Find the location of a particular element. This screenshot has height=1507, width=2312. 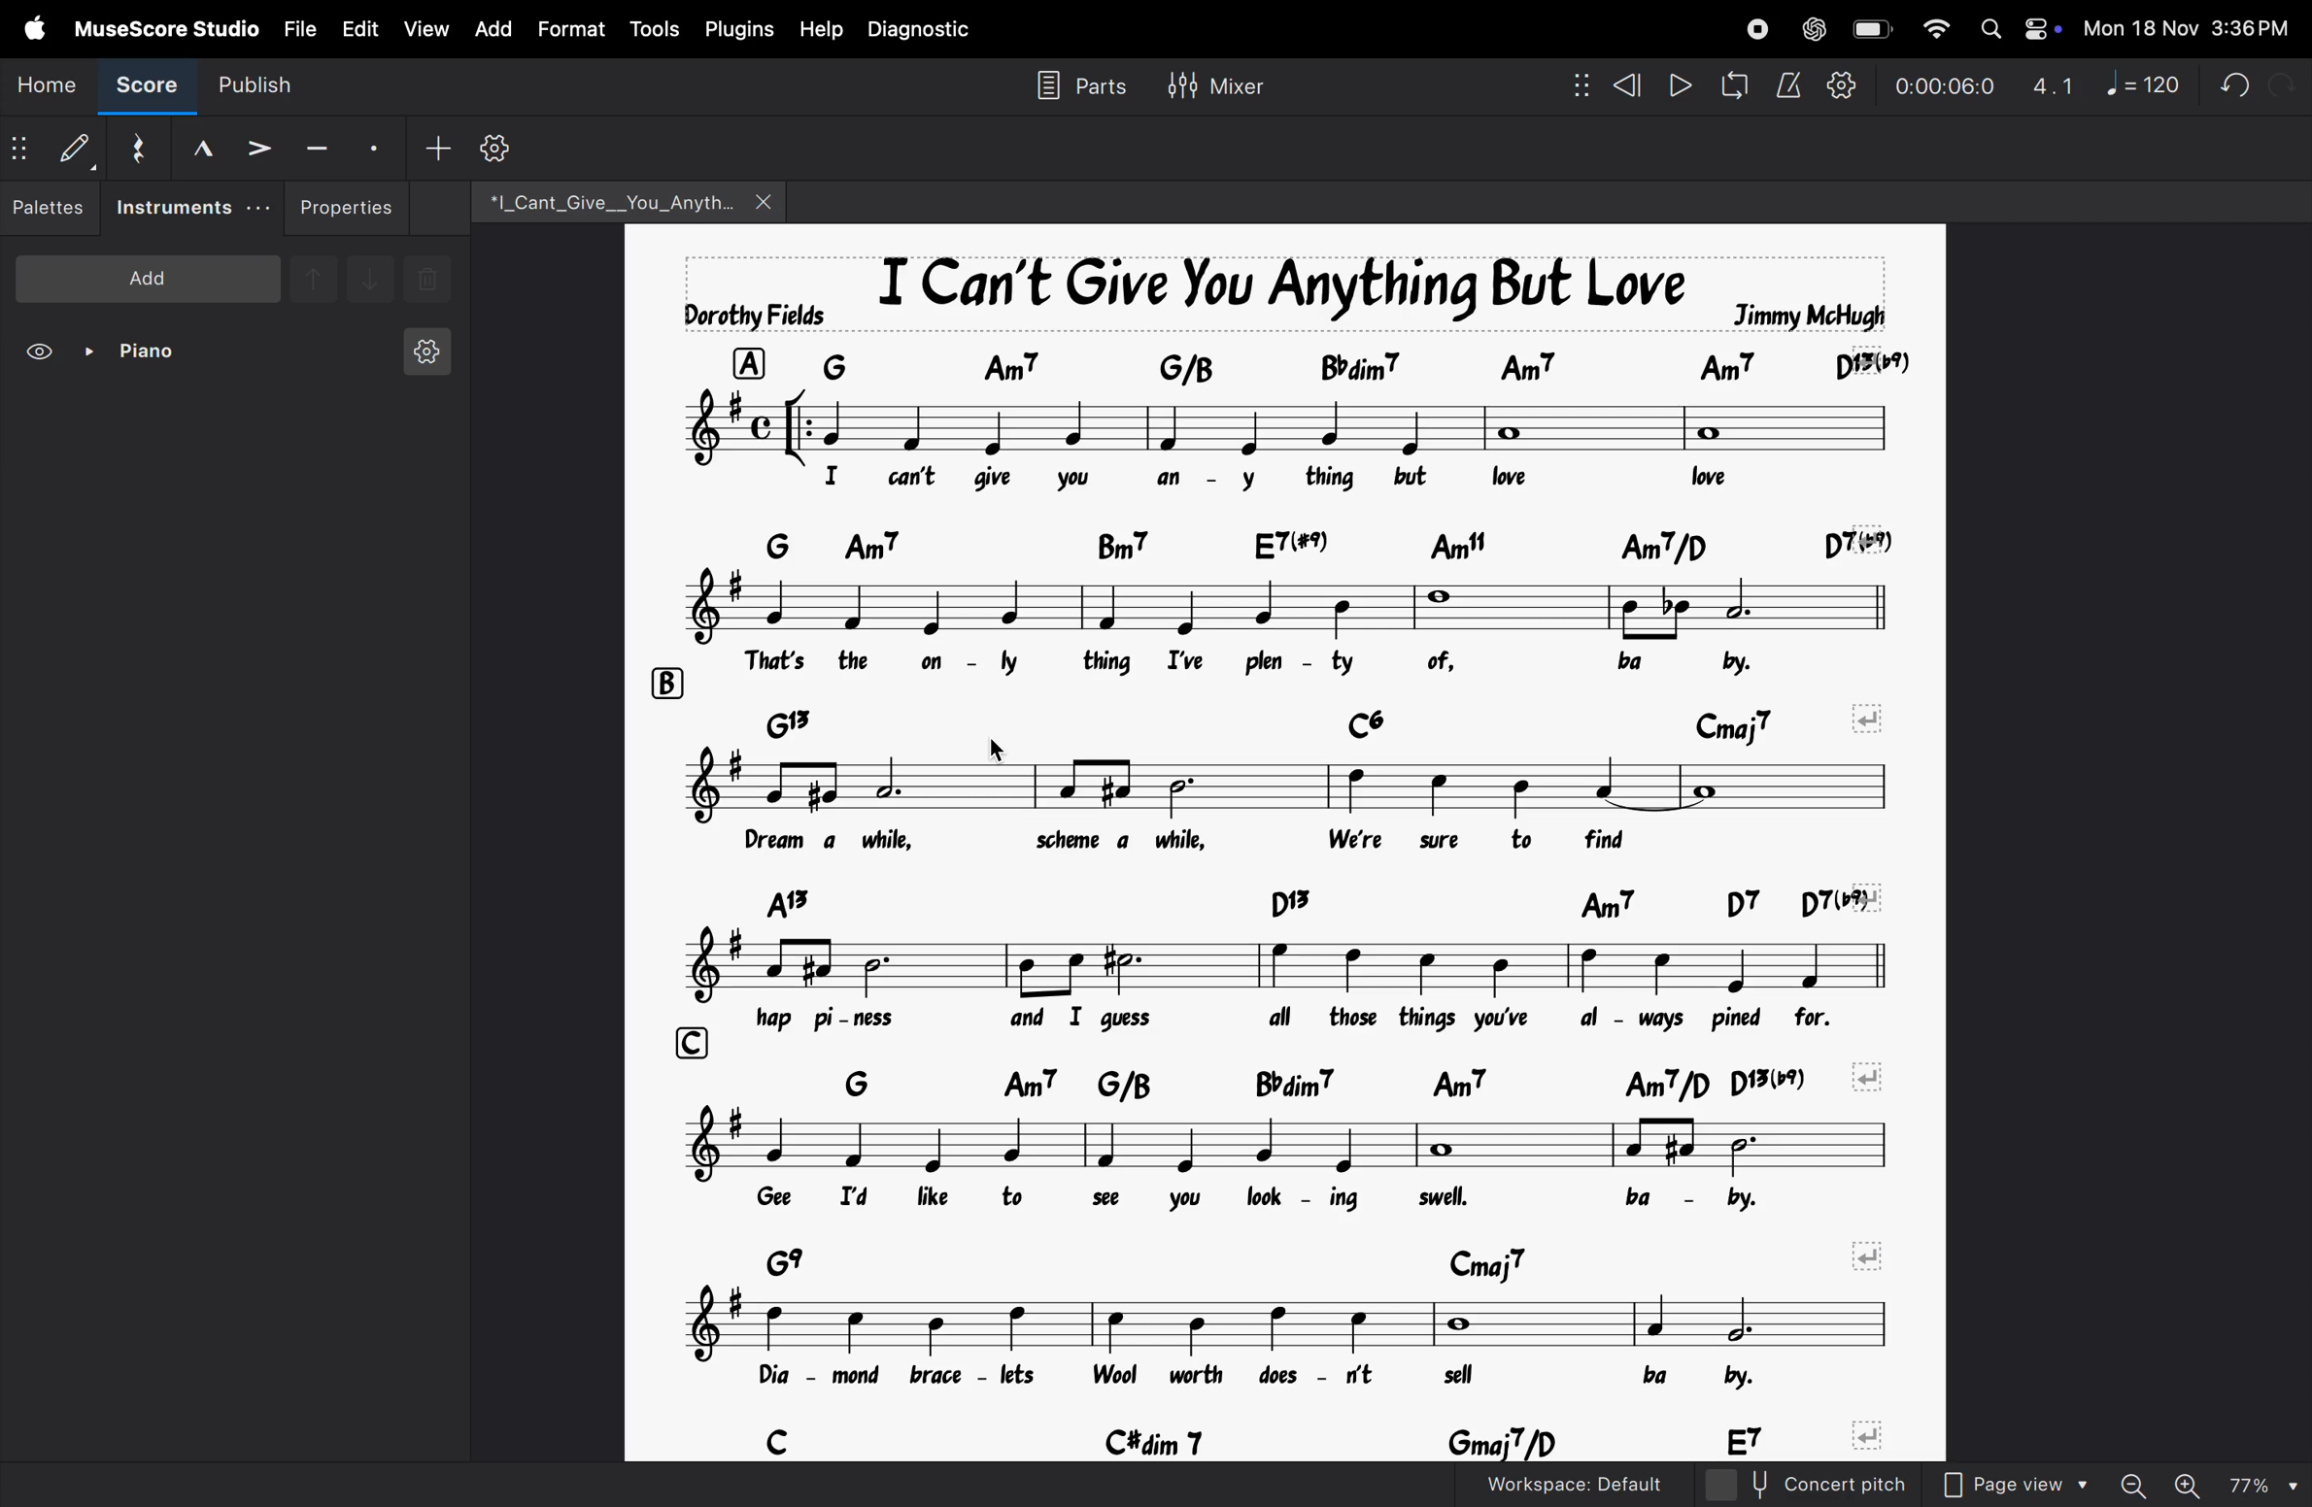

lyrics is located at coordinates (1329, 1377).